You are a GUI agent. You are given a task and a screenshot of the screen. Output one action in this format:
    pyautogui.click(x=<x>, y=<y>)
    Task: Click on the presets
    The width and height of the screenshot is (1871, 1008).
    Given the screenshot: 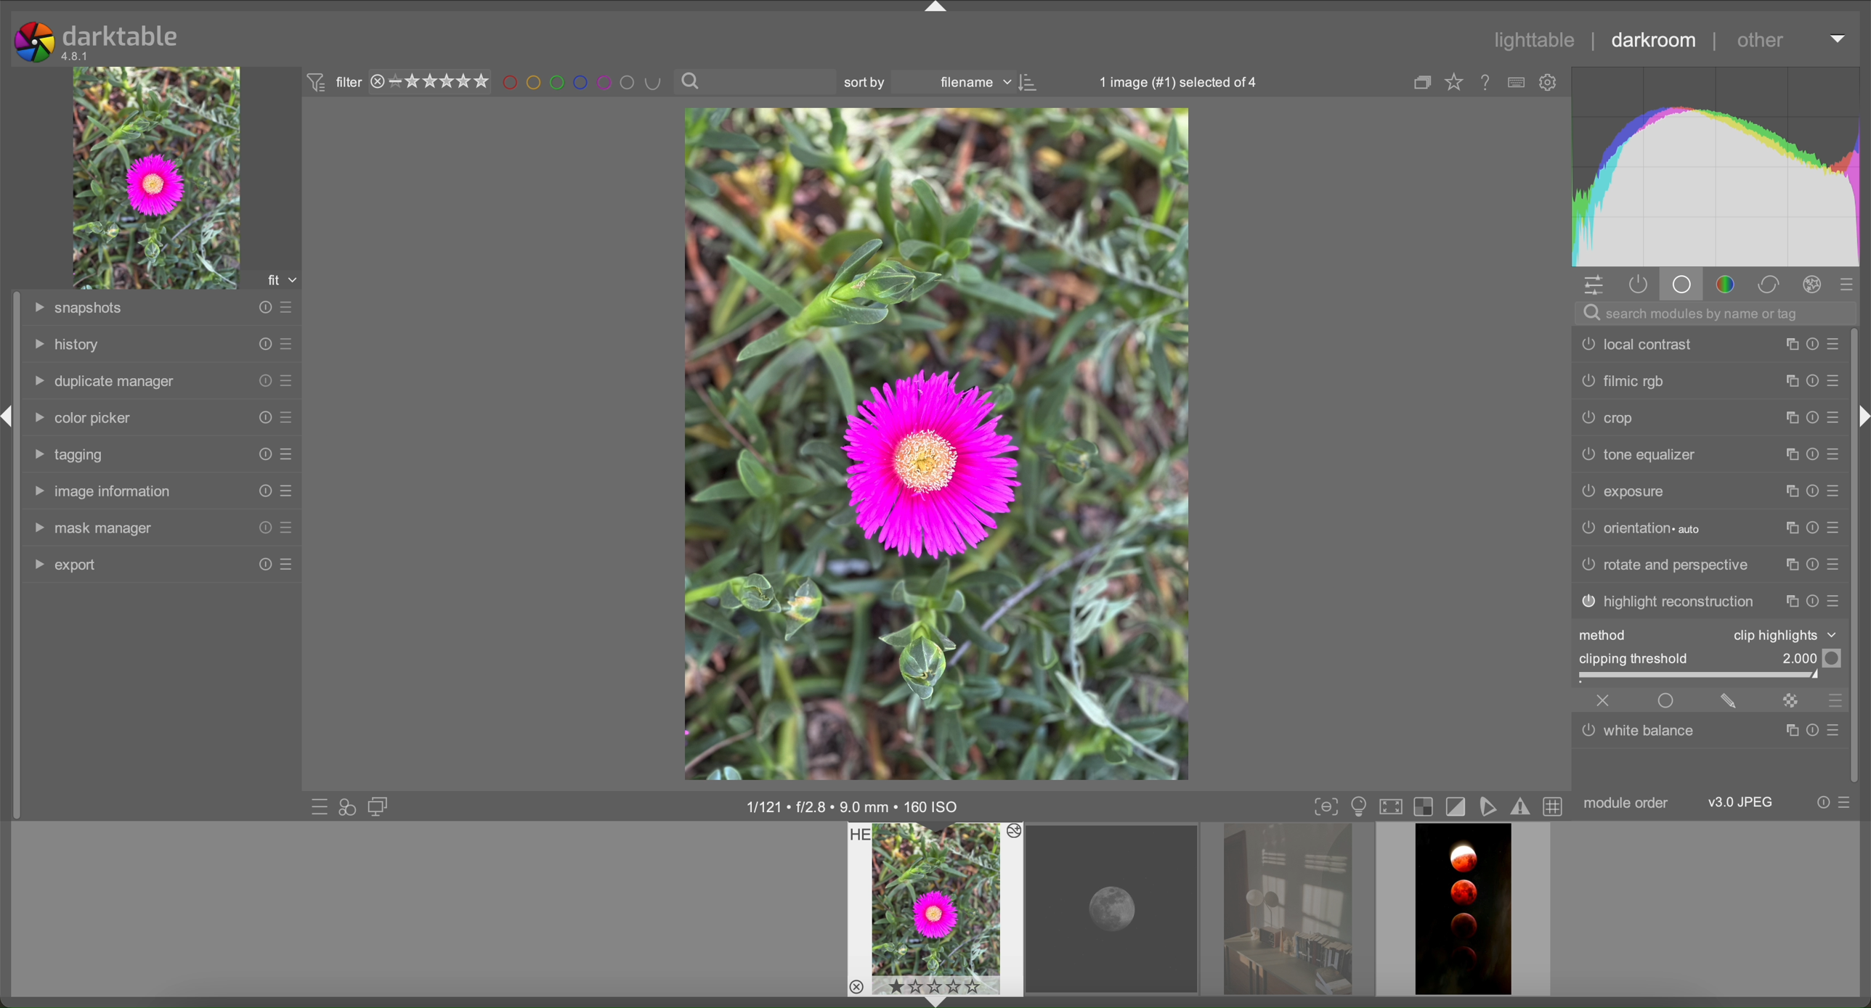 What is the action you would take?
    pyautogui.click(x=1838, y=565)
    